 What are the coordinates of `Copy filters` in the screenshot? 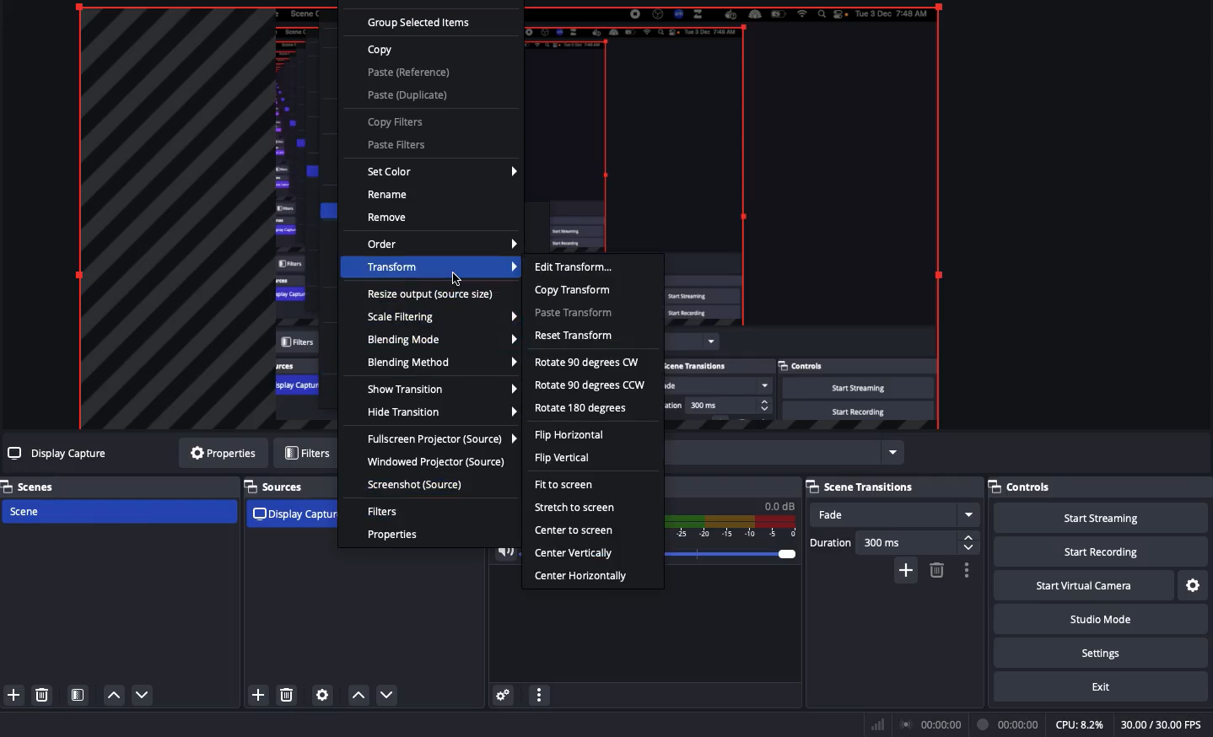 It's located at (396, 122).